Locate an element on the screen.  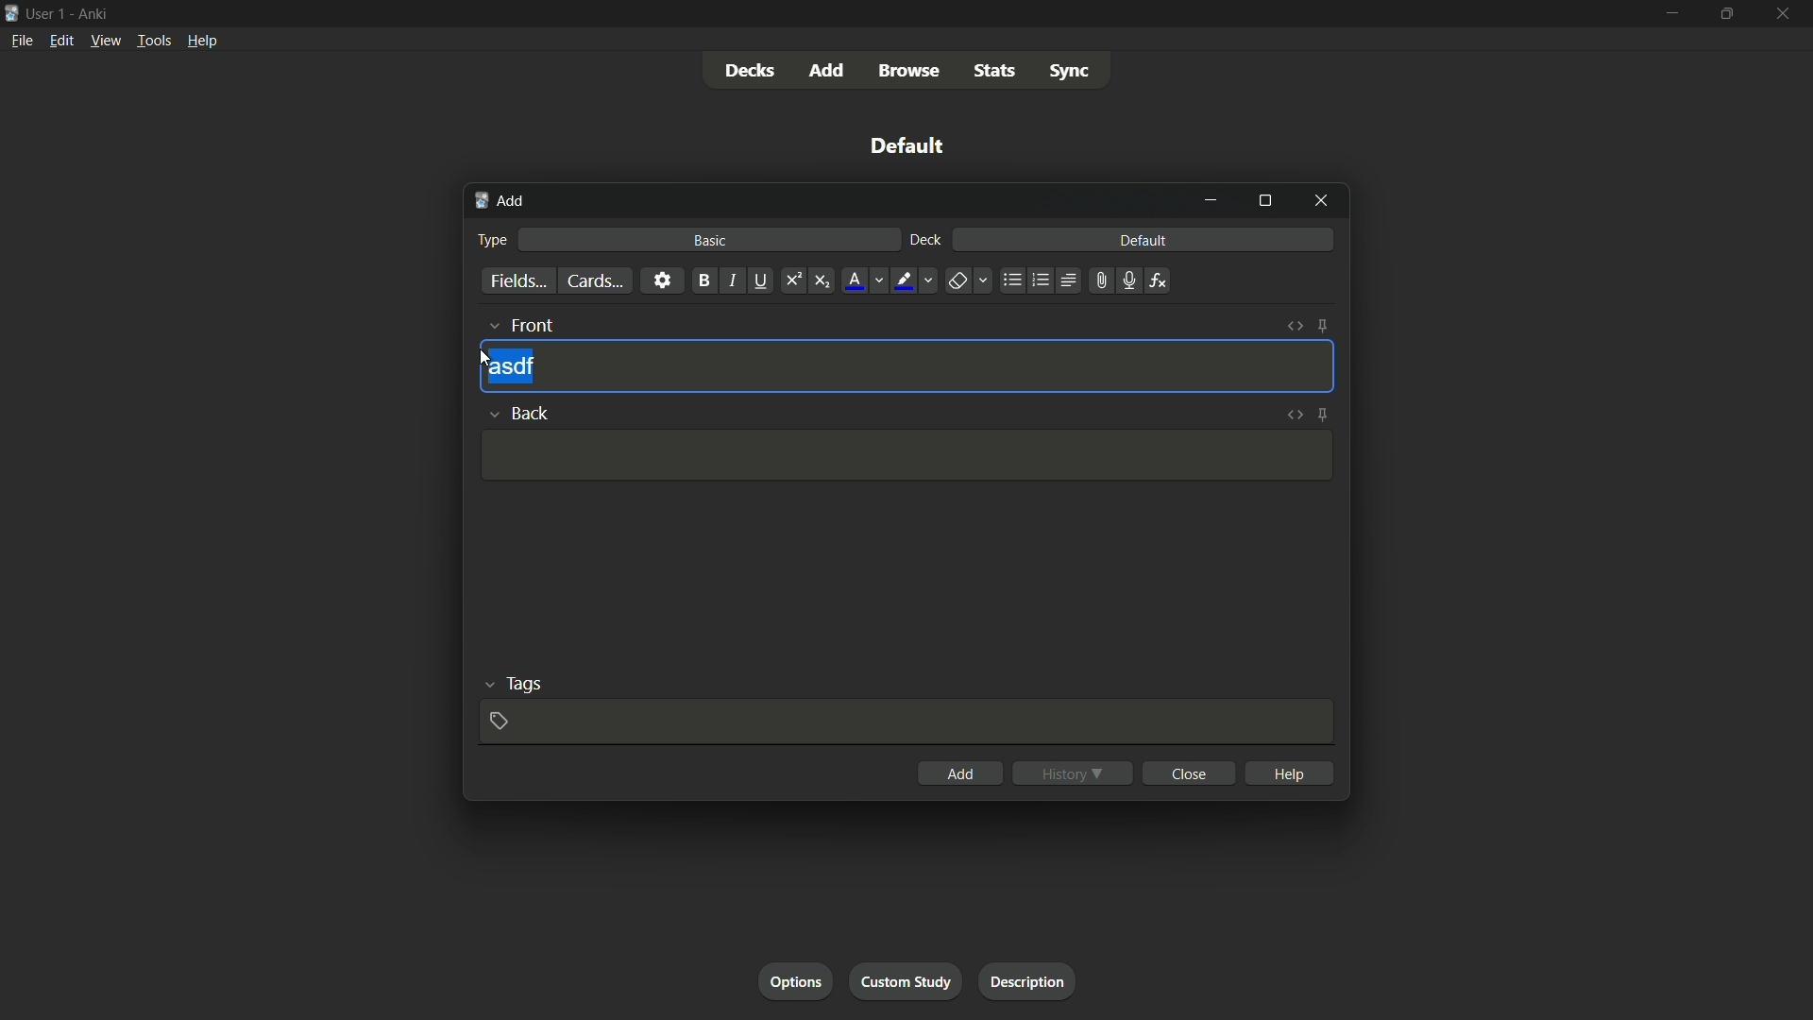
record audio is located at coordinates (1130, 280).